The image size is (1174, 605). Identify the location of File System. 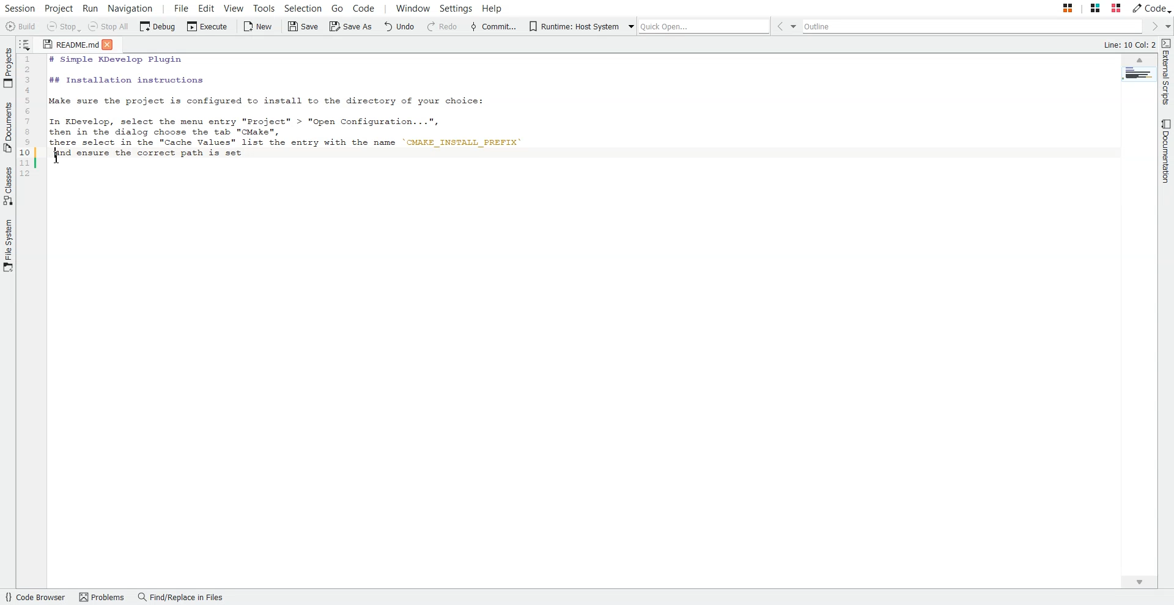
(8, 246).